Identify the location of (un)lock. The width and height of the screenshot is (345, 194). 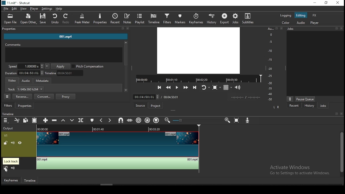
(5, 168).